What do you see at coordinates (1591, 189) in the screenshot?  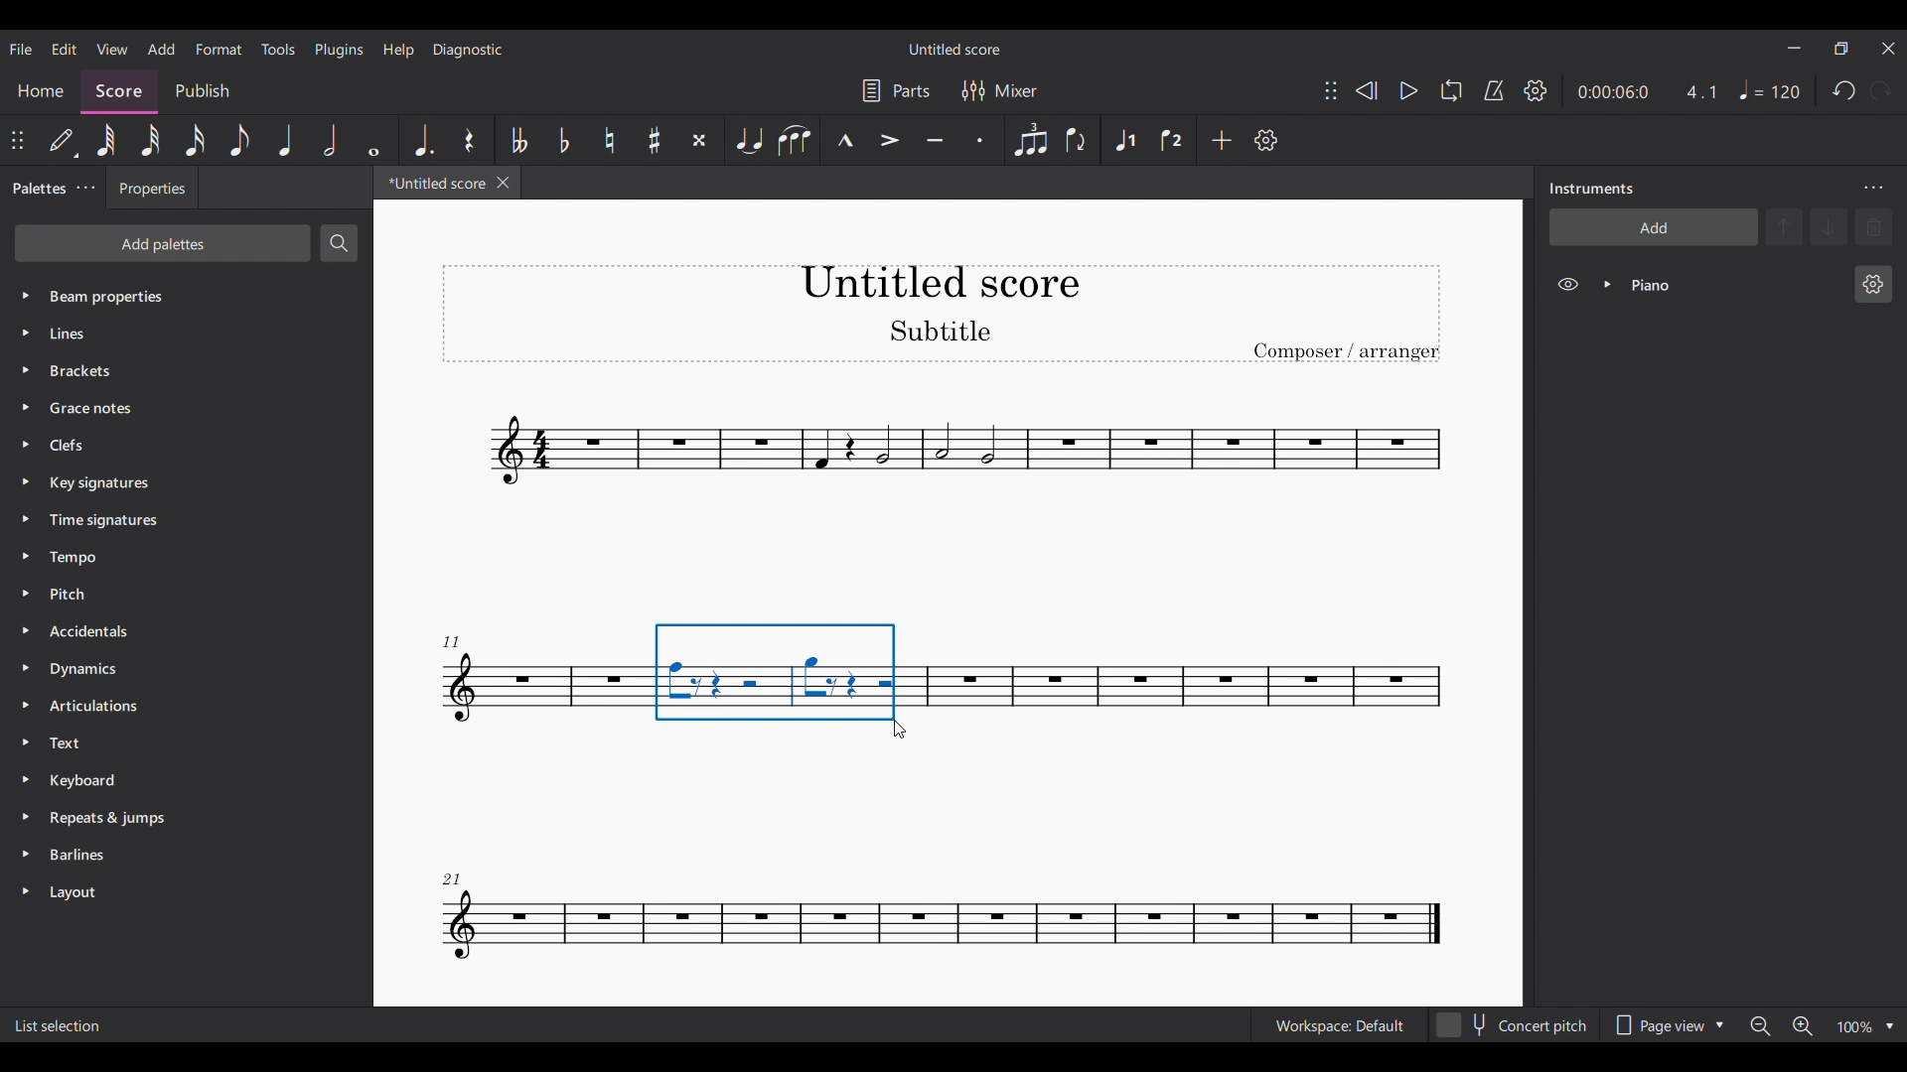 I see `Instruments` at bounding box center [1591, 189].